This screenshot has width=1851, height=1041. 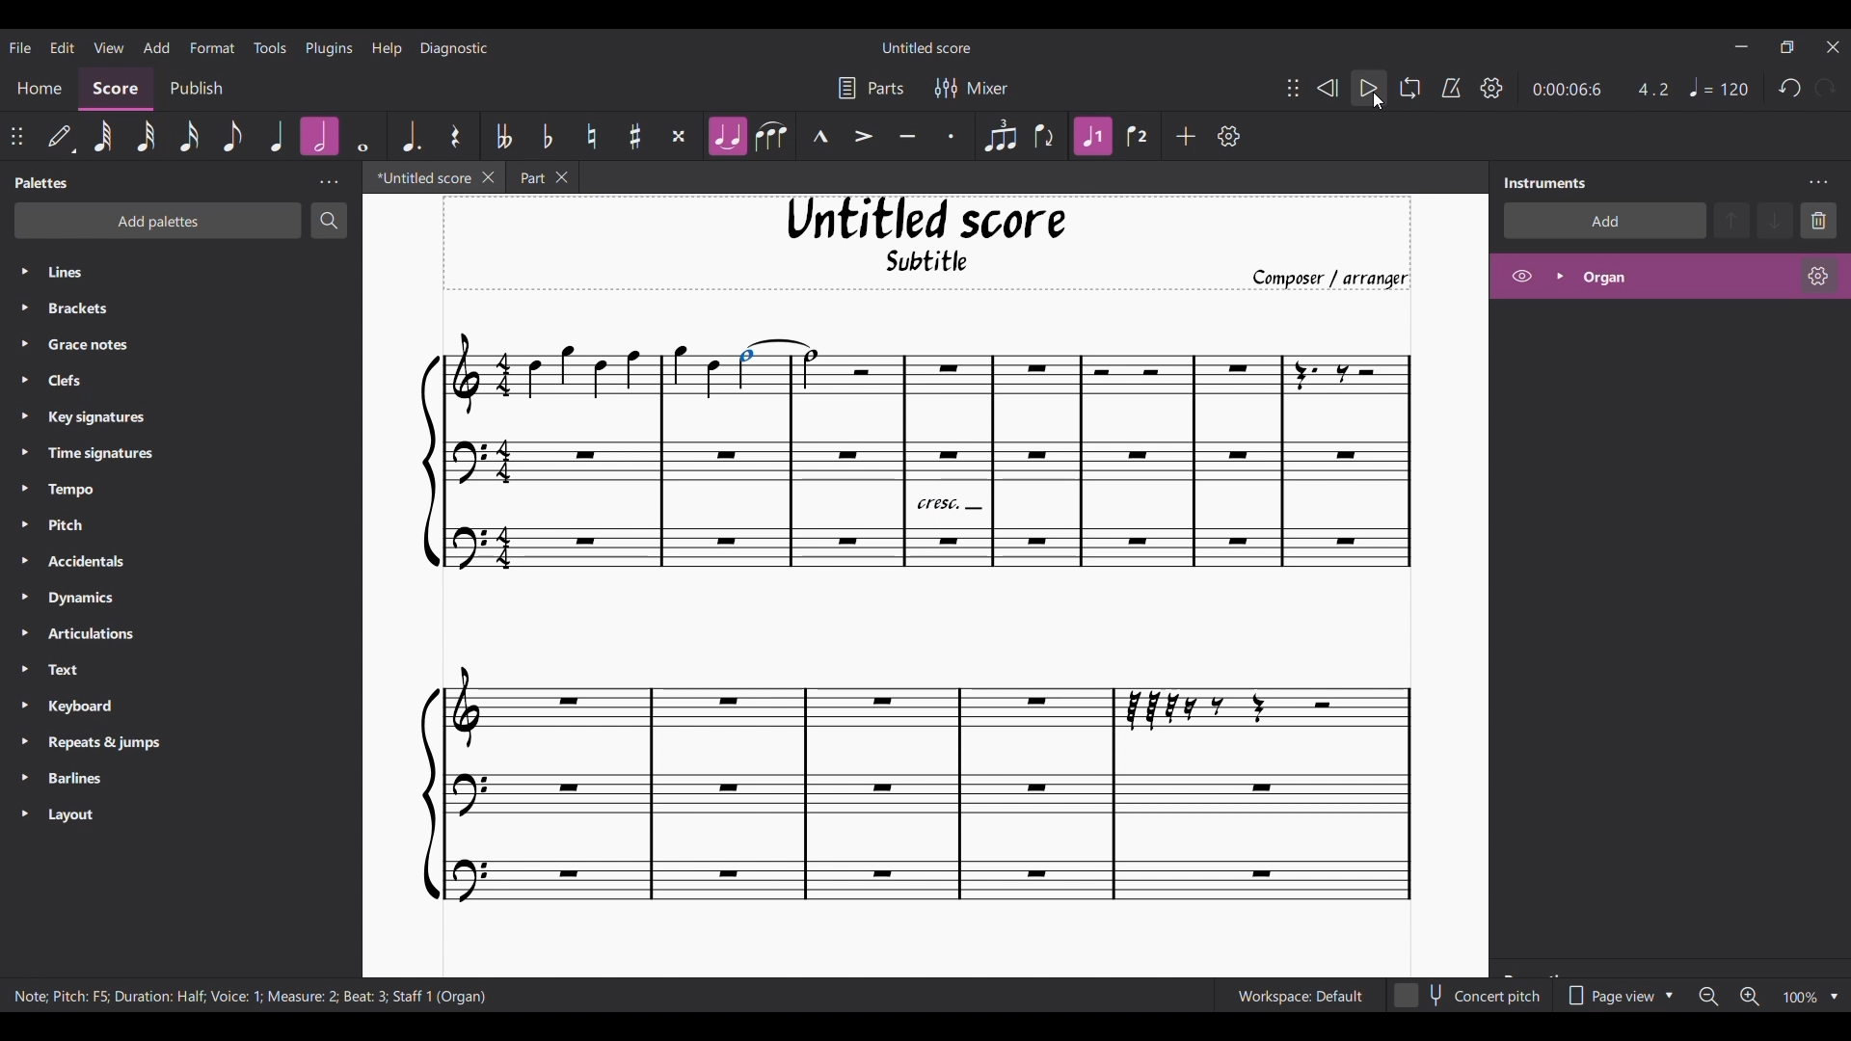 I want to click on Augmentation dot, so click(x=410, y=135).